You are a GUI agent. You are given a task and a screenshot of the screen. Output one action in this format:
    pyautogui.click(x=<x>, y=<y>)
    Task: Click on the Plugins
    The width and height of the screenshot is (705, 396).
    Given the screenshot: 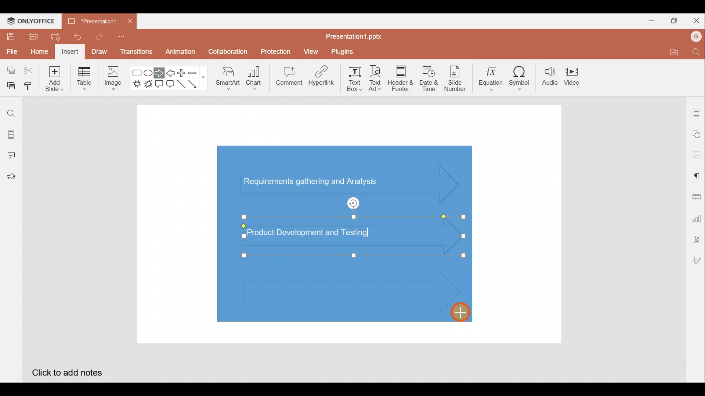 What is the action you would take?
    pyautogui.click(x=347, y=51)
    